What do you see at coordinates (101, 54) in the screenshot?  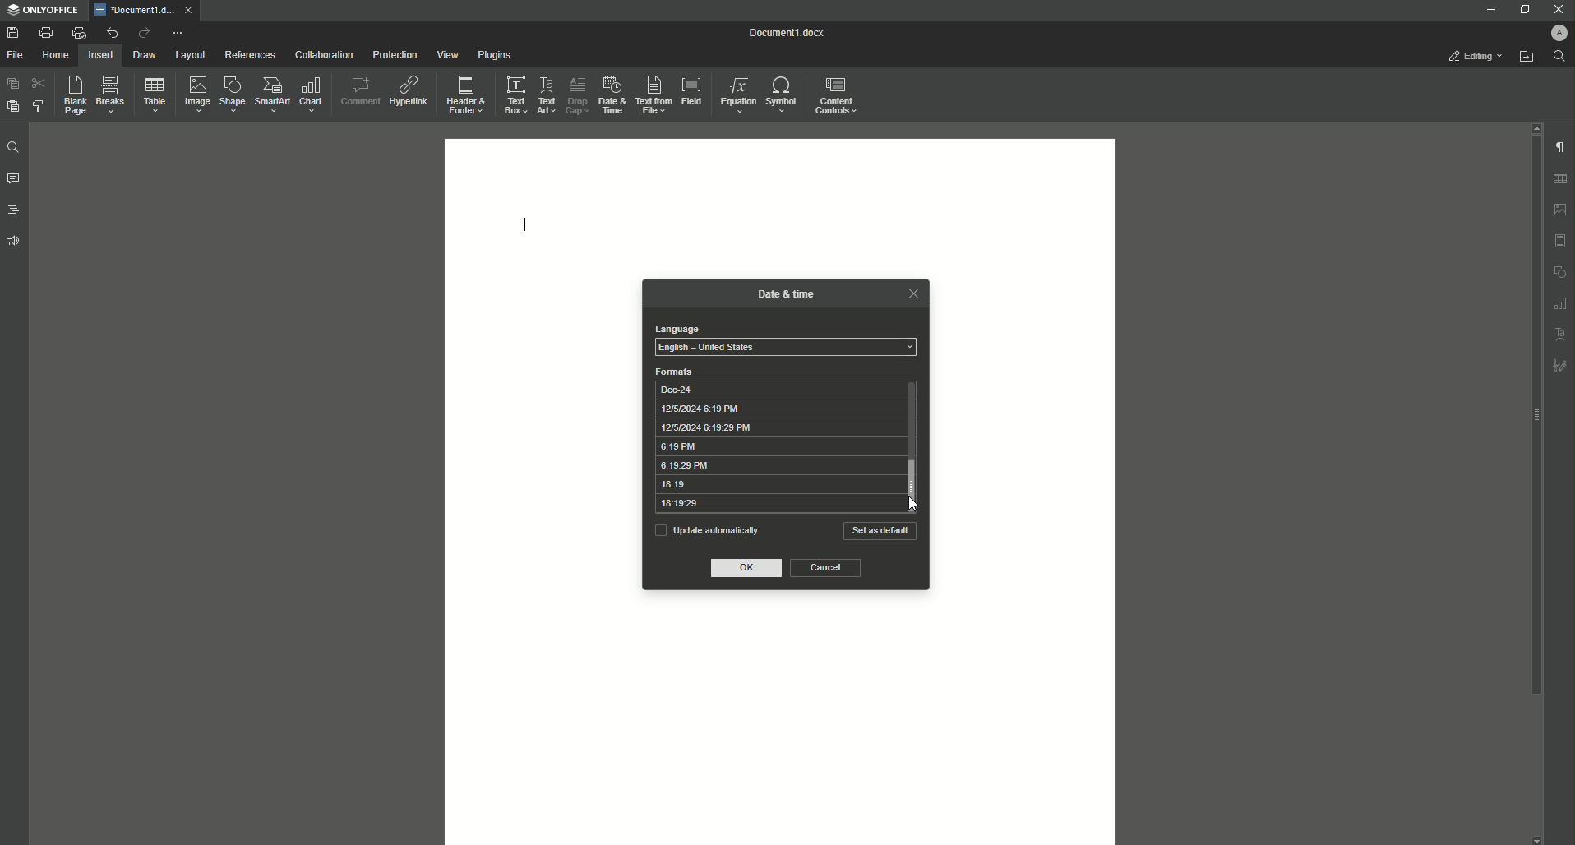 I see `Insert` at bounding box center [101, 54].